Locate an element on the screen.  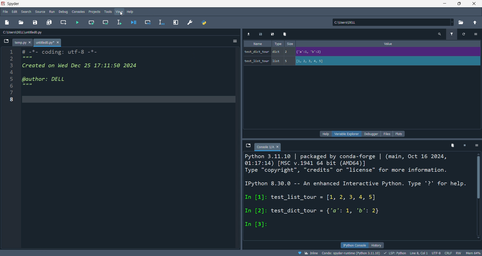
new cell is located at coordinates (63, 23).